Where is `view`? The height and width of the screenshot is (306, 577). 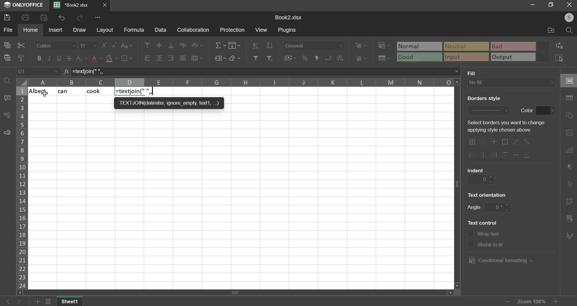
view is located at coordinates (261, 29).